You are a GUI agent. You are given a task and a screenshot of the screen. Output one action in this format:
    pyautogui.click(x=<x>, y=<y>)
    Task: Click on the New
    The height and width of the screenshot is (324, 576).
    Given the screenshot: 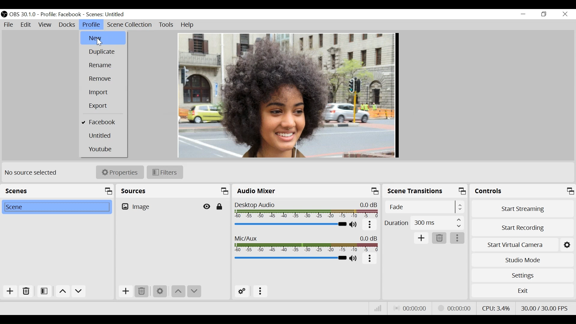 What is the action you would take?
    pyautogui.click(x=103, y=38)
    